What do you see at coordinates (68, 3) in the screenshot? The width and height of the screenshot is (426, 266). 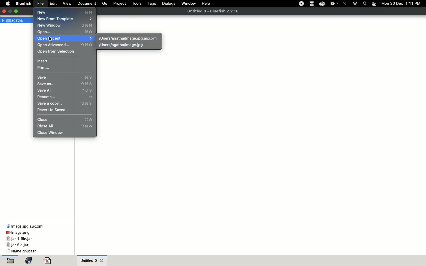 I see `view` at bounding box center [68, 3].